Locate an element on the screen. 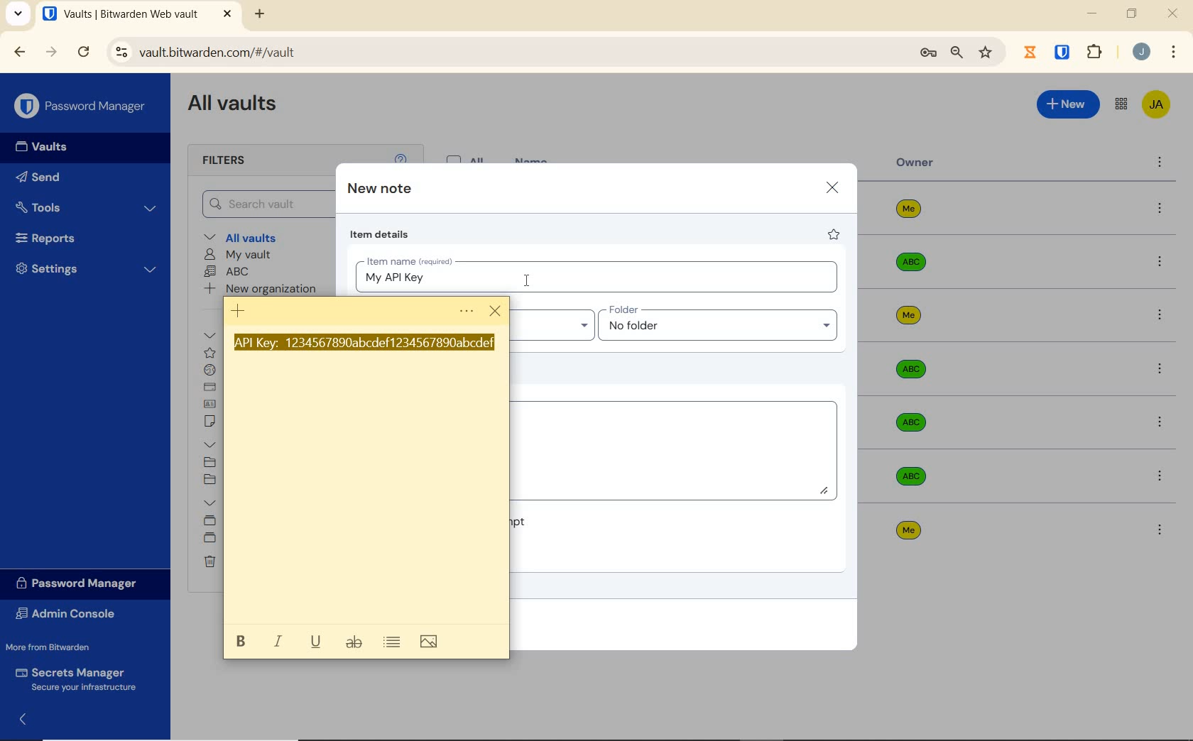 Image resolution: width=1193 pixels, height=741 pixels. typed item name is located at coordinates (394, 278).